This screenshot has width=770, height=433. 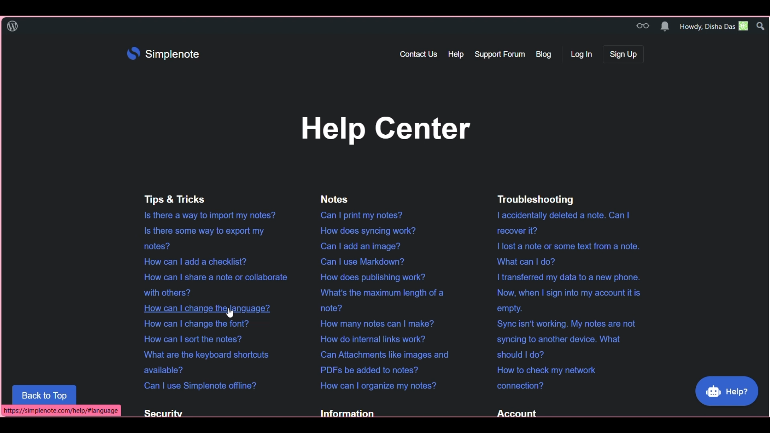 What do you see at coordinates (134, 53) in the screenshot?
I see `Software logo` at bounding box center [134, 53].